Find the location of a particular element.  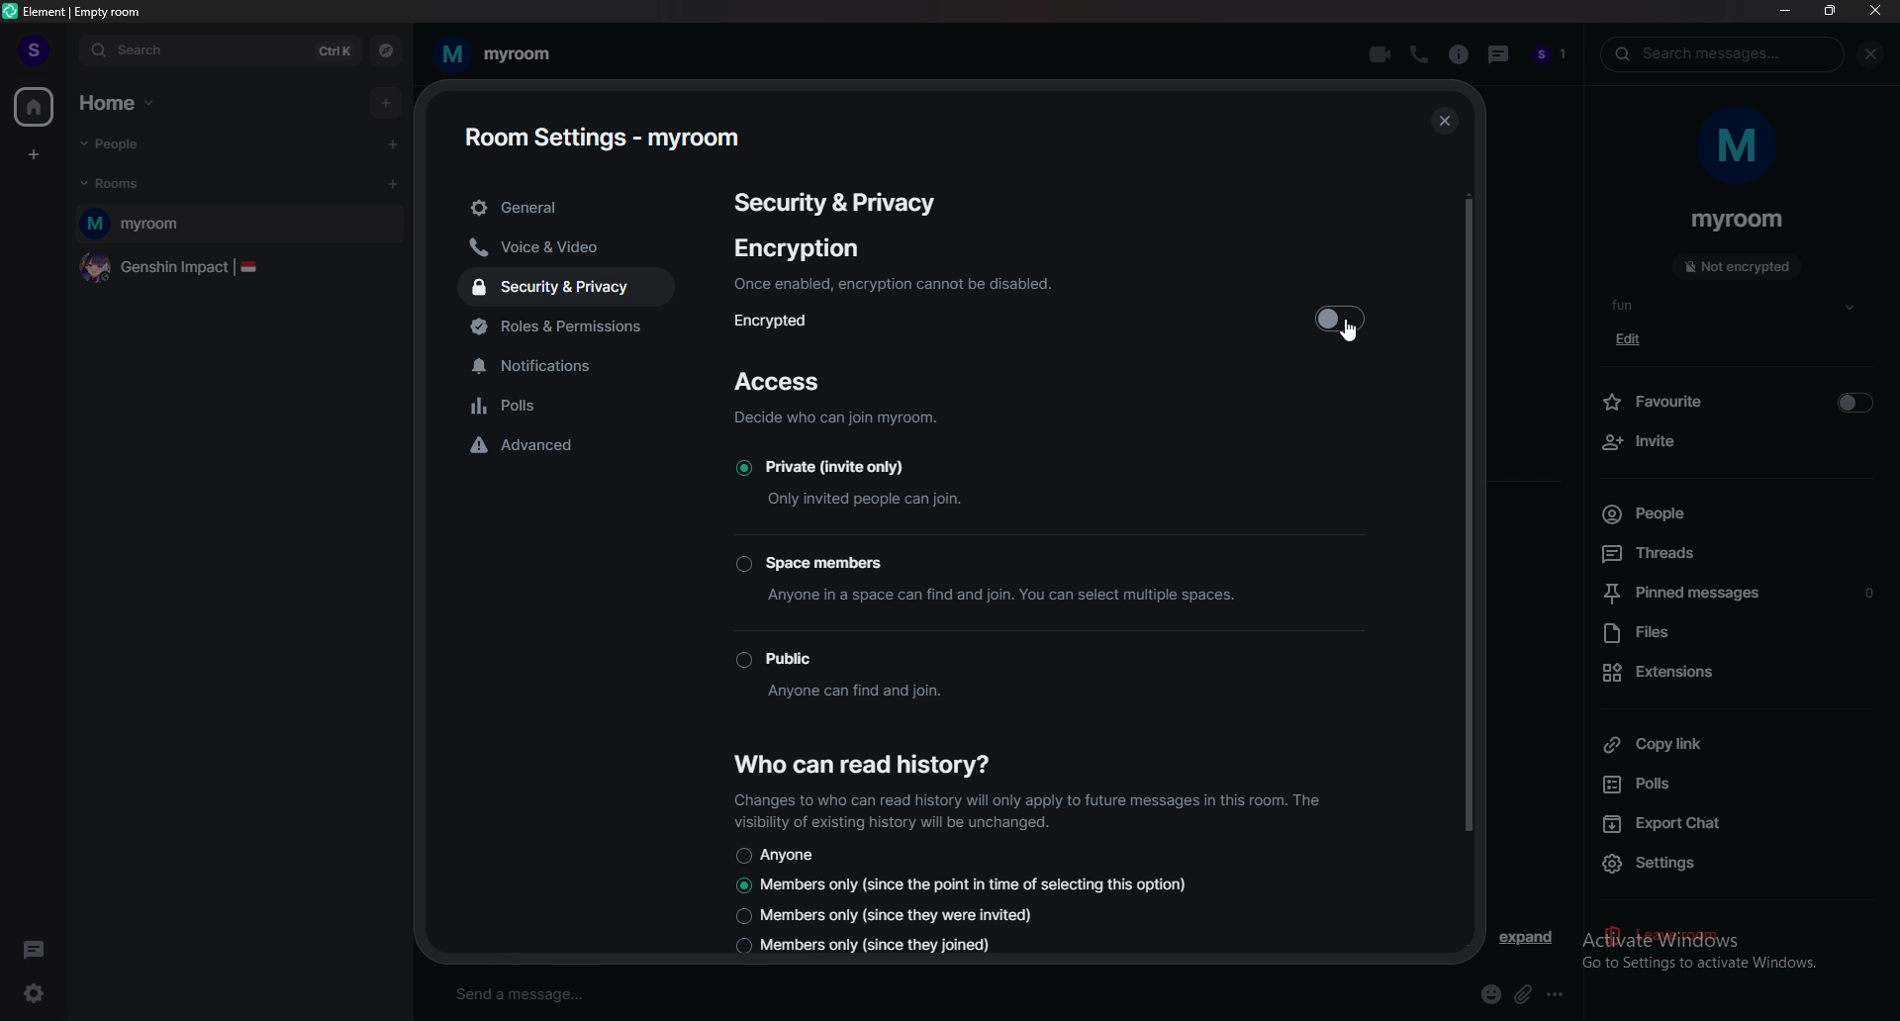

anyone is located at coordinates (776, 855).